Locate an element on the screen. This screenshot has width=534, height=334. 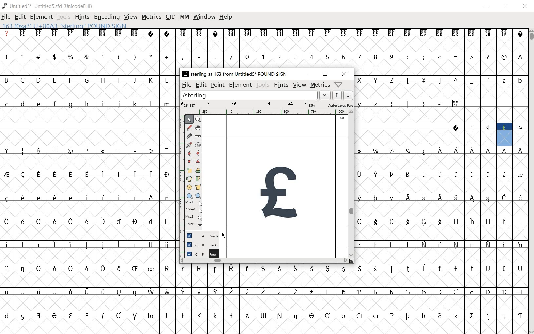
Help/Window is located at coordinates (339, 85).